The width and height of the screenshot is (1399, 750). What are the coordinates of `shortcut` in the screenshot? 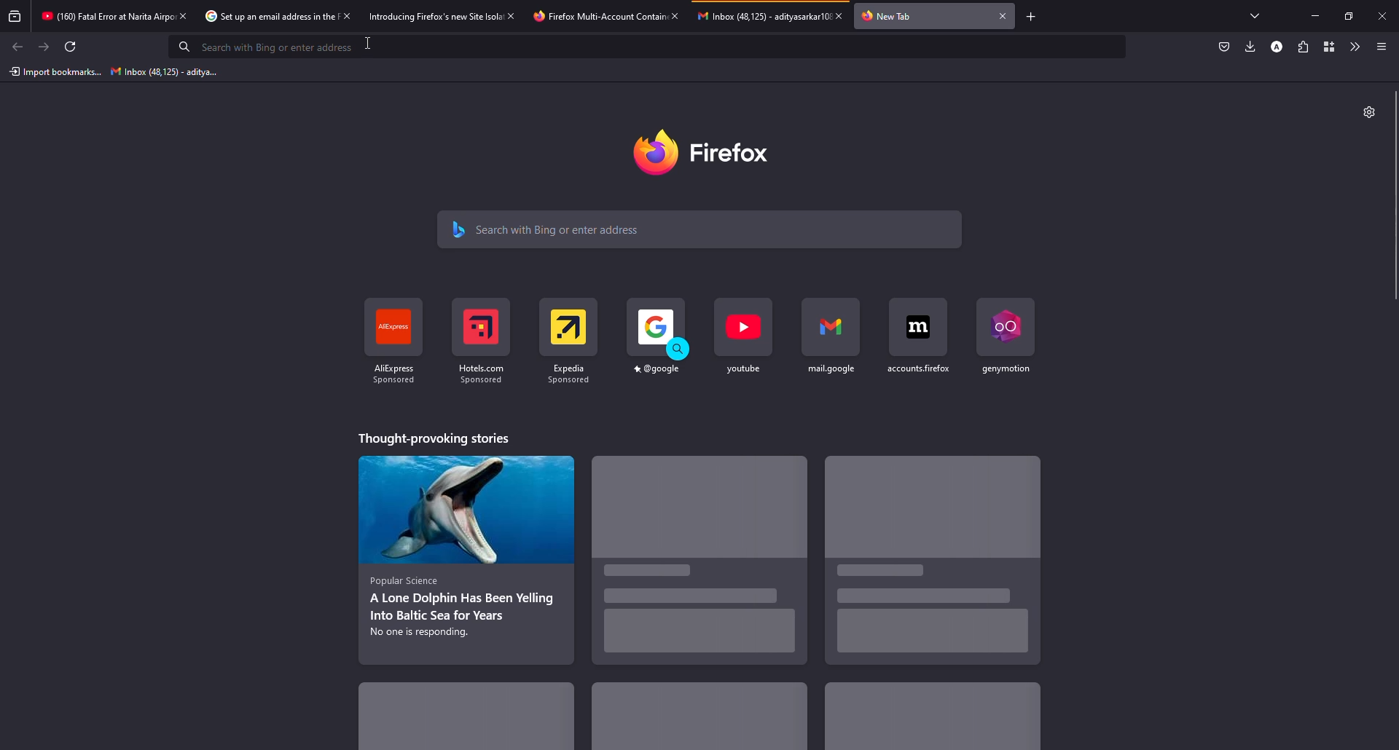 It's located at (481, 347).